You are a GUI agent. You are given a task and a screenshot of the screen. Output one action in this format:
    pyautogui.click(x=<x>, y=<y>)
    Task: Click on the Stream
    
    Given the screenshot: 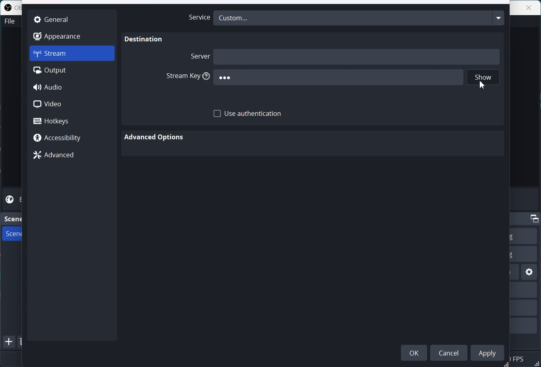 What is the action you would take?
    pyautogui.click(x=72, y=53)
    